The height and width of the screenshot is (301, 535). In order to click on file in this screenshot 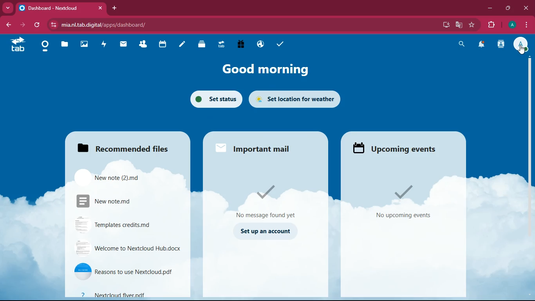, I will do `click(122, 199)`.